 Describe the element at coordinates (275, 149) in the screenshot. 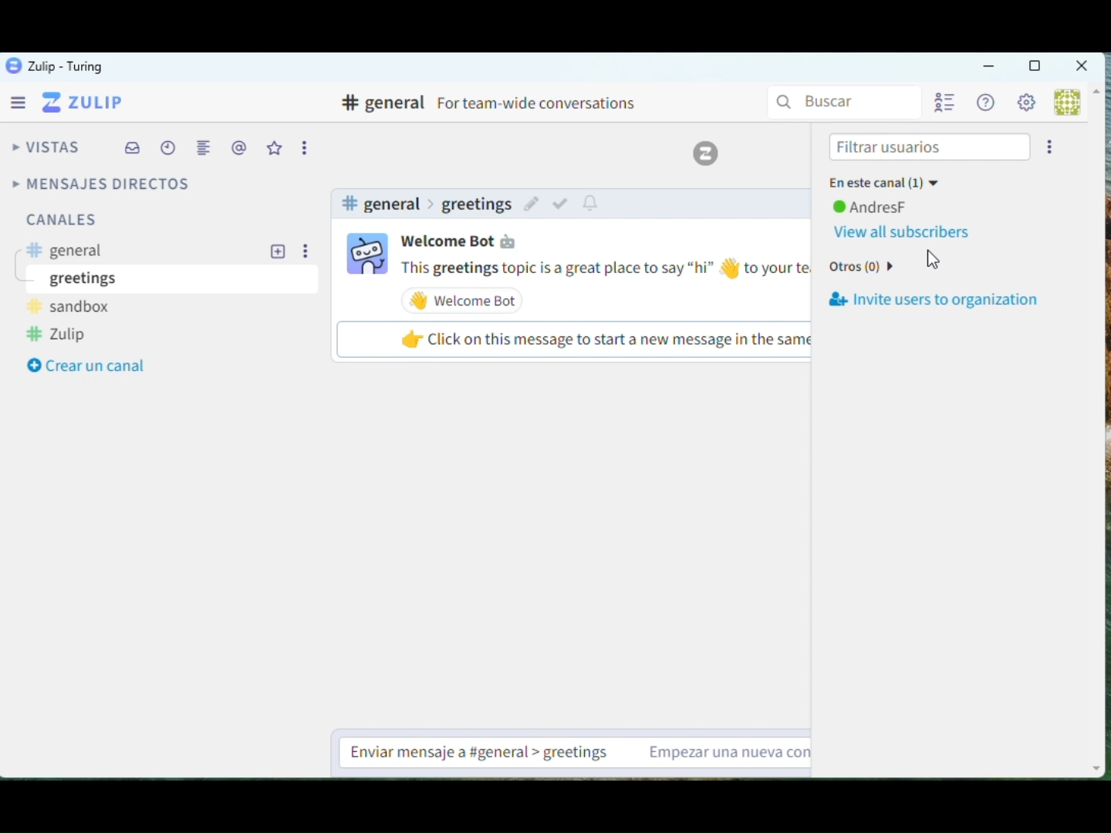

I see `Favourites` at that location.